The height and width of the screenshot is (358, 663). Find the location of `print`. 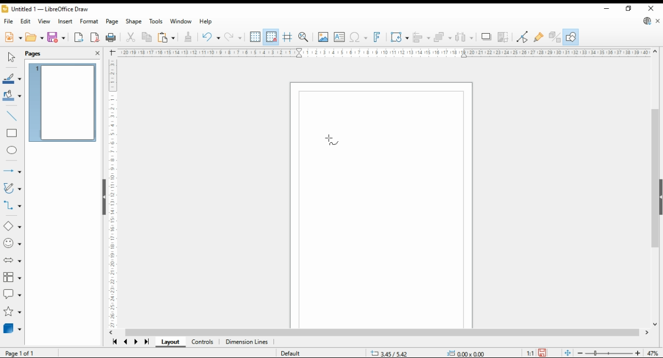

print is located at coordinates (112, 38).